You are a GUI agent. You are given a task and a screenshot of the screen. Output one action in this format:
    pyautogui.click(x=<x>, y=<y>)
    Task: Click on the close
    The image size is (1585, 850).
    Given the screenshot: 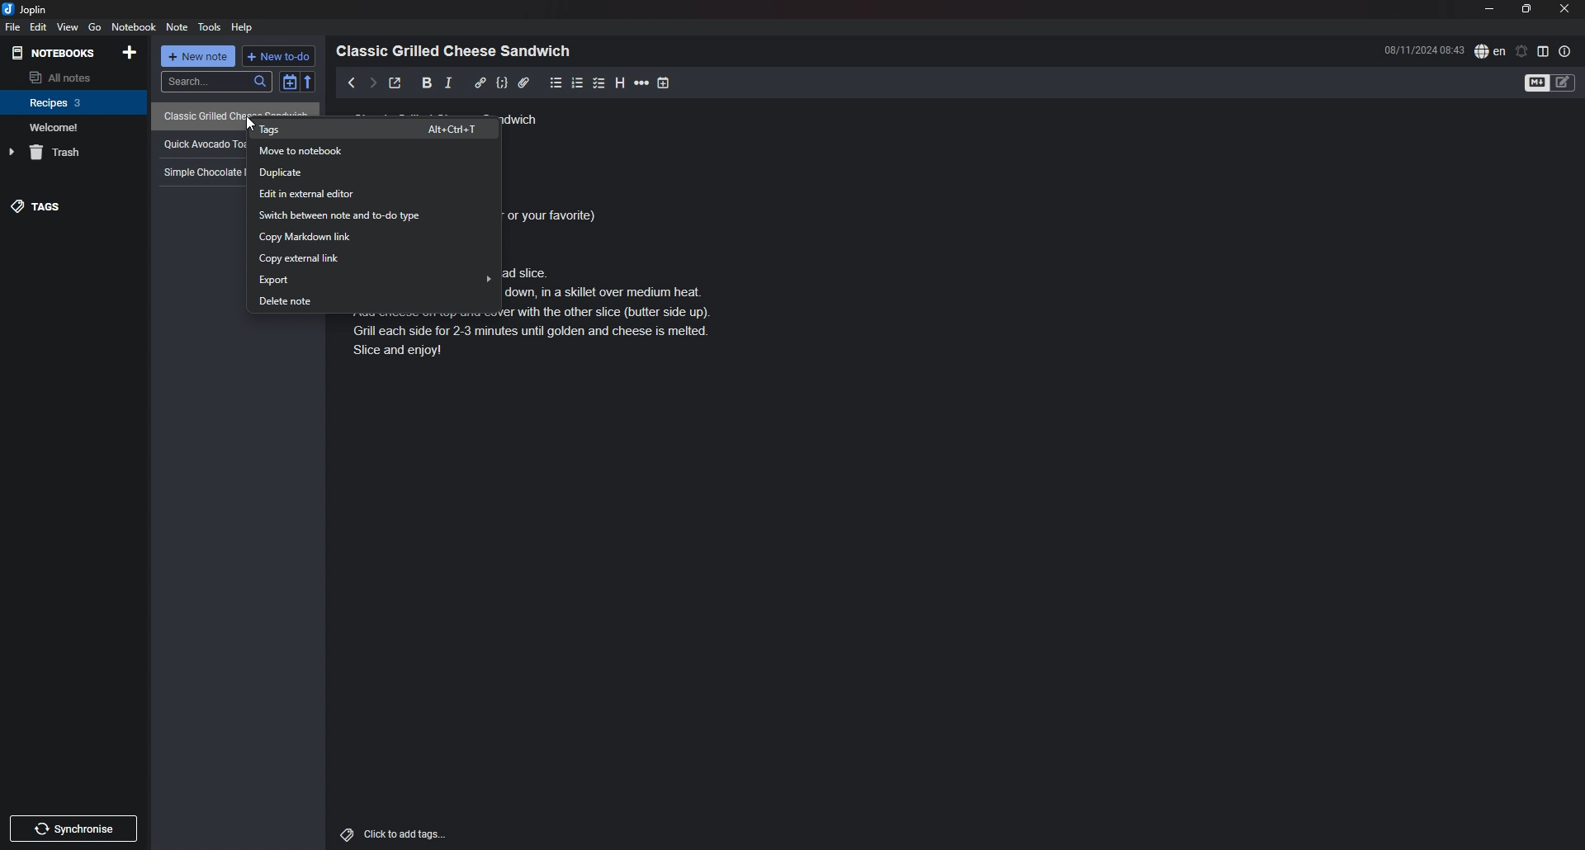 What is the action you would take?
    pyautogui.click(x=1566, y=8)
    